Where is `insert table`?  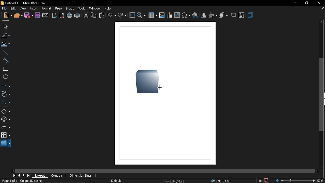
insert table is located at coordinates (153, 15).